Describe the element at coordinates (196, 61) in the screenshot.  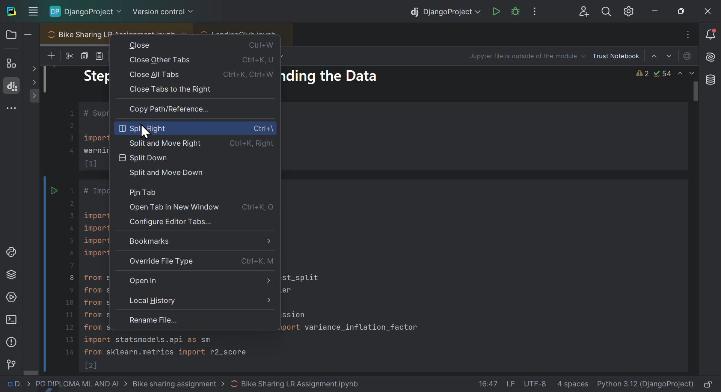
I see `Close other tabs` at that location.